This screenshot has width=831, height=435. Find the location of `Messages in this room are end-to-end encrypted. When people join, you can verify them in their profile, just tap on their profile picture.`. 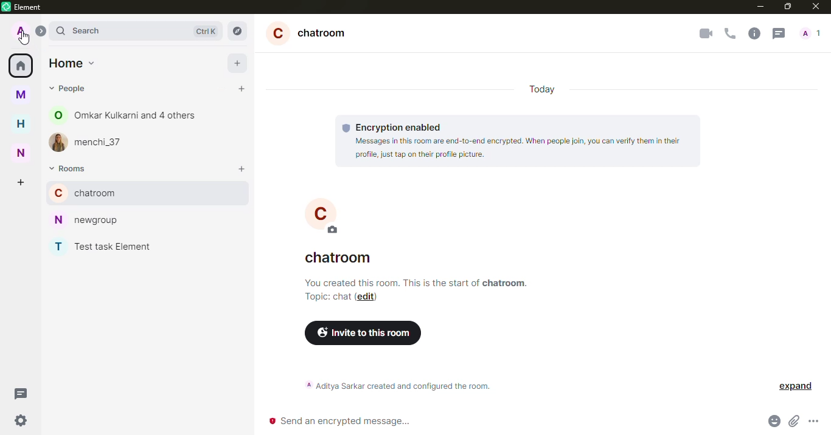

Messages in this room are end-to-end encrypted. When people join, you can verify them in their profile, just tap on their profile picture. is located at coordinates (520, 148).